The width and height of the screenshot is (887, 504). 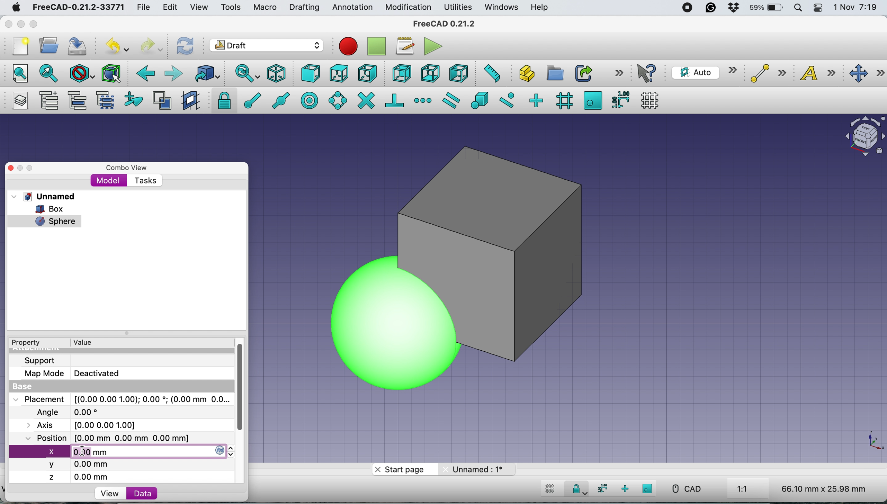 I want to click on z axis, so click(x=83, y=477).